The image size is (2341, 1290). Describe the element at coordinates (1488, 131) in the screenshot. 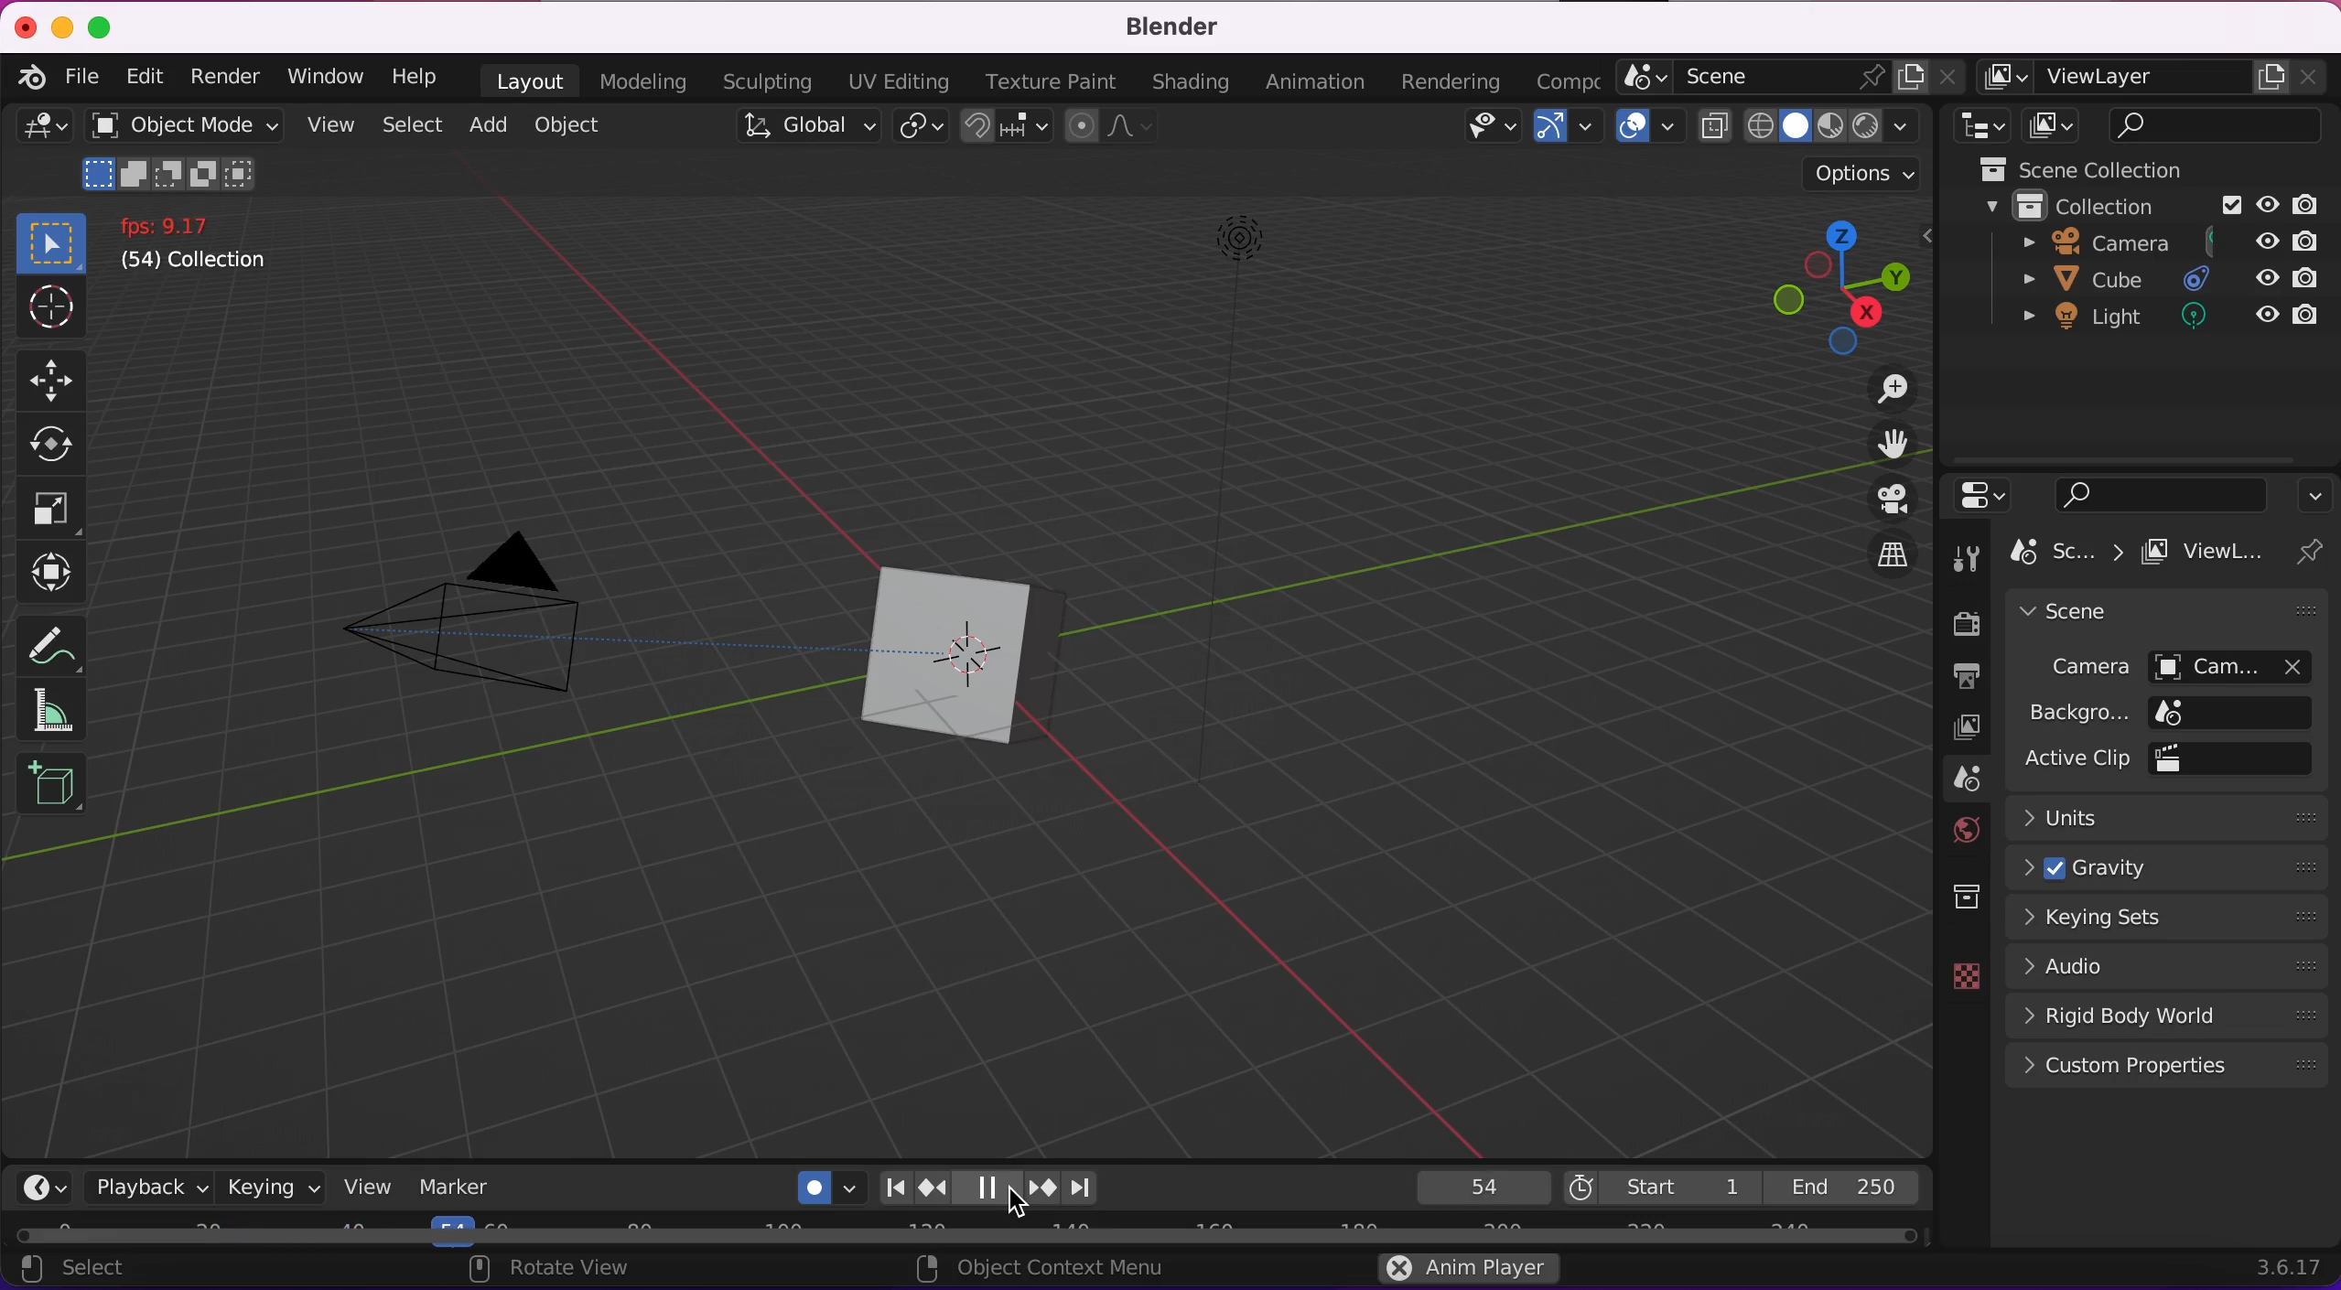

I see `view object types` at that location.